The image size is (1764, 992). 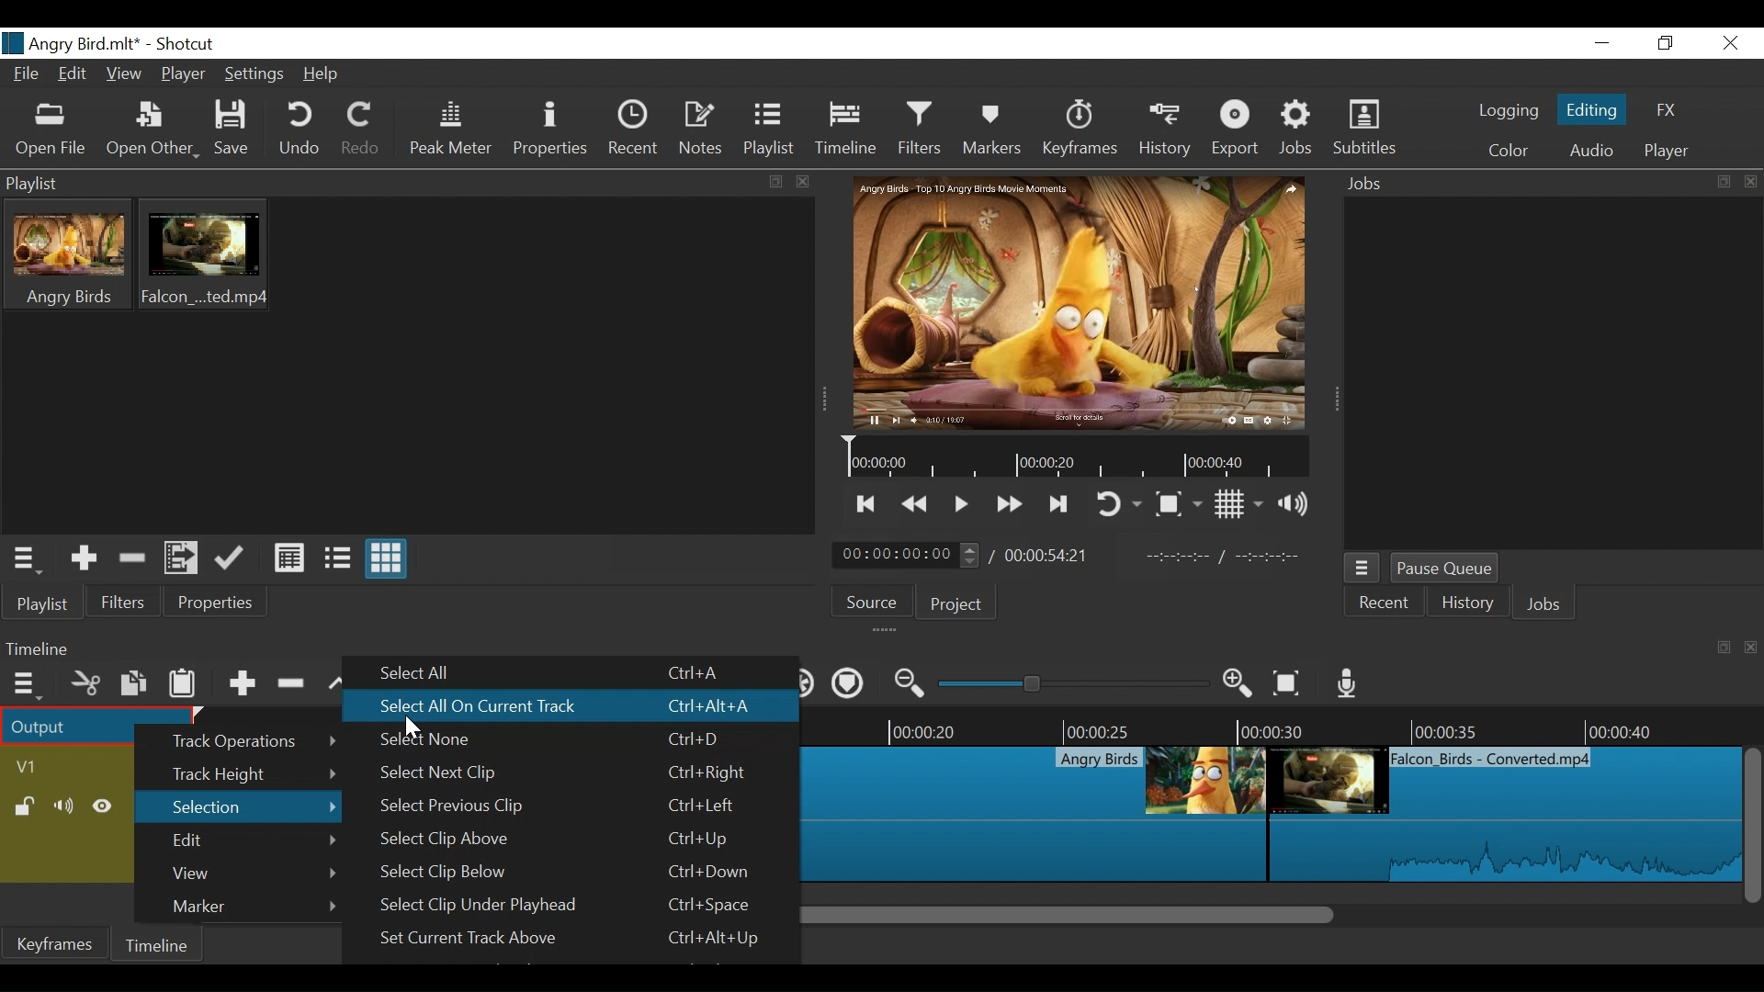 What do you see at coordinates (26, 560) in the screenshot?
I see `Playlist Menu` at bounding box center [26, 560].